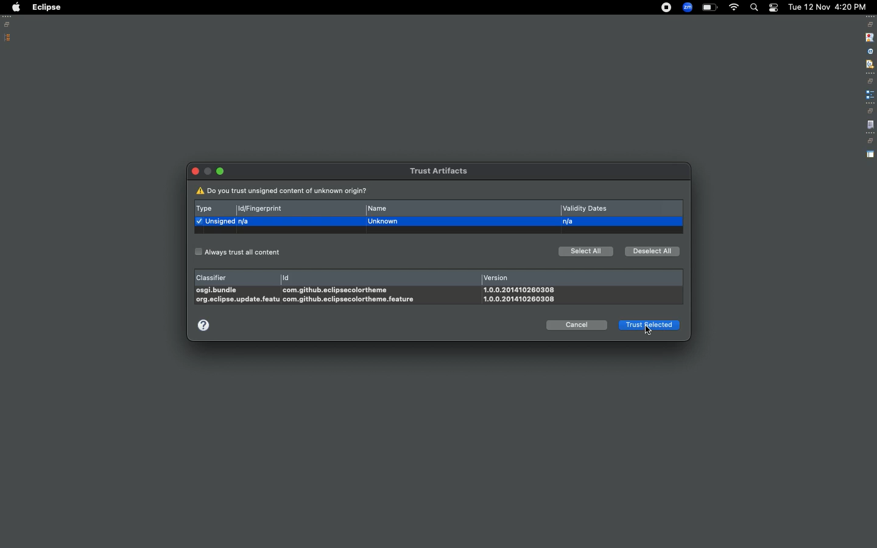  Describe the element at coordinates (517, 287) in the screenshot. I see `Version` at that location.